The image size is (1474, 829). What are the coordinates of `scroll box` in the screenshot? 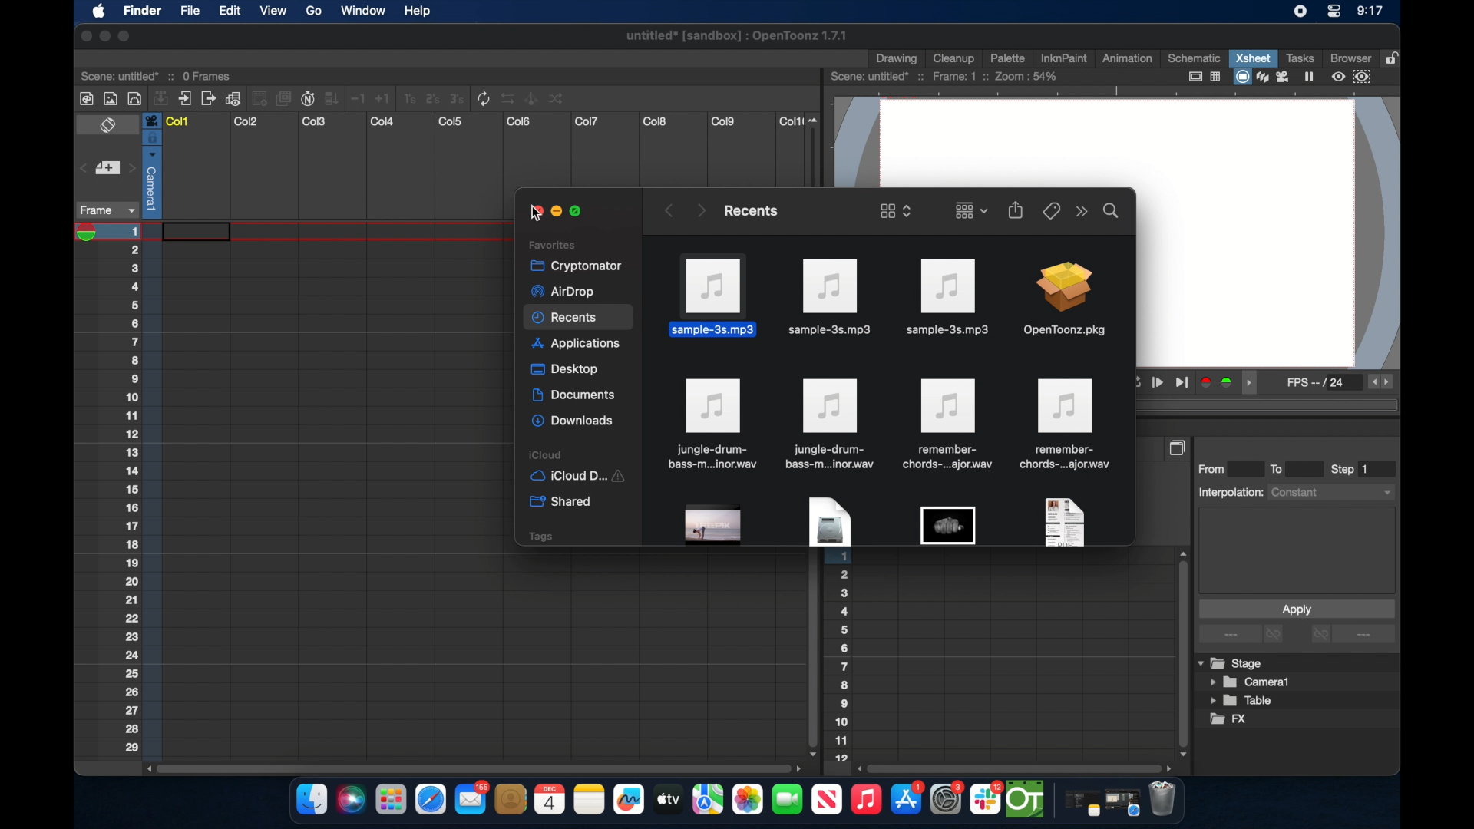 It's located at (471, 767).